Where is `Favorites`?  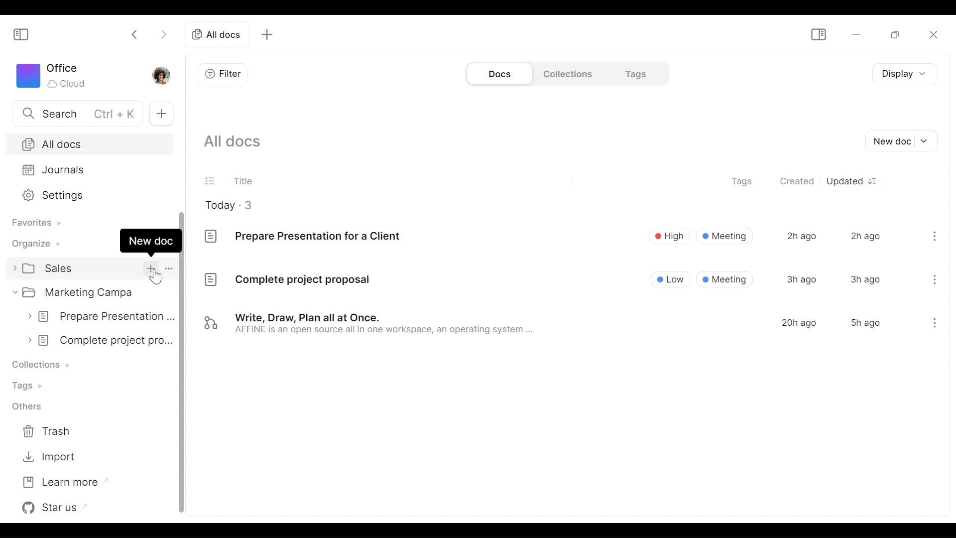 Favorites is located at coordinates (34, 223).